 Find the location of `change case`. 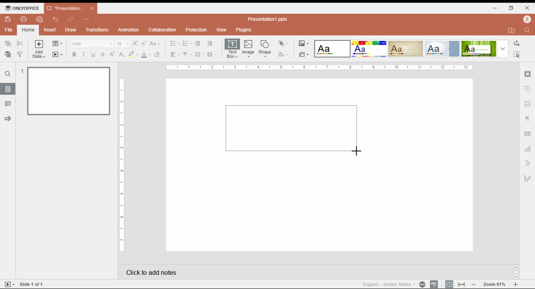

change case is located at coordinates (155, 43).